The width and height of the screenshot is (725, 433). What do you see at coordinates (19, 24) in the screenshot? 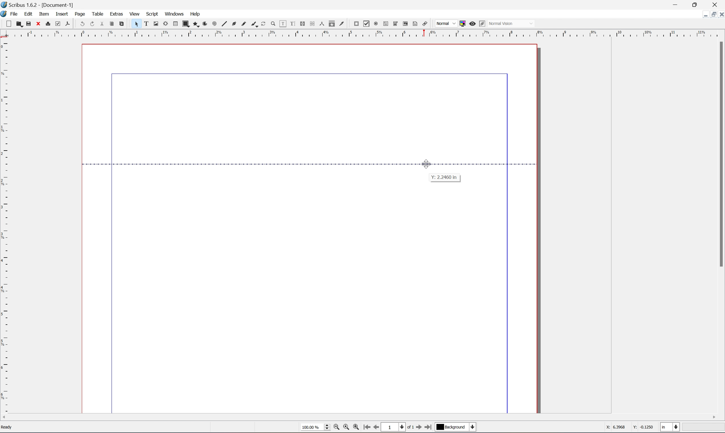
I see `open` at bounding box center [19, 24].